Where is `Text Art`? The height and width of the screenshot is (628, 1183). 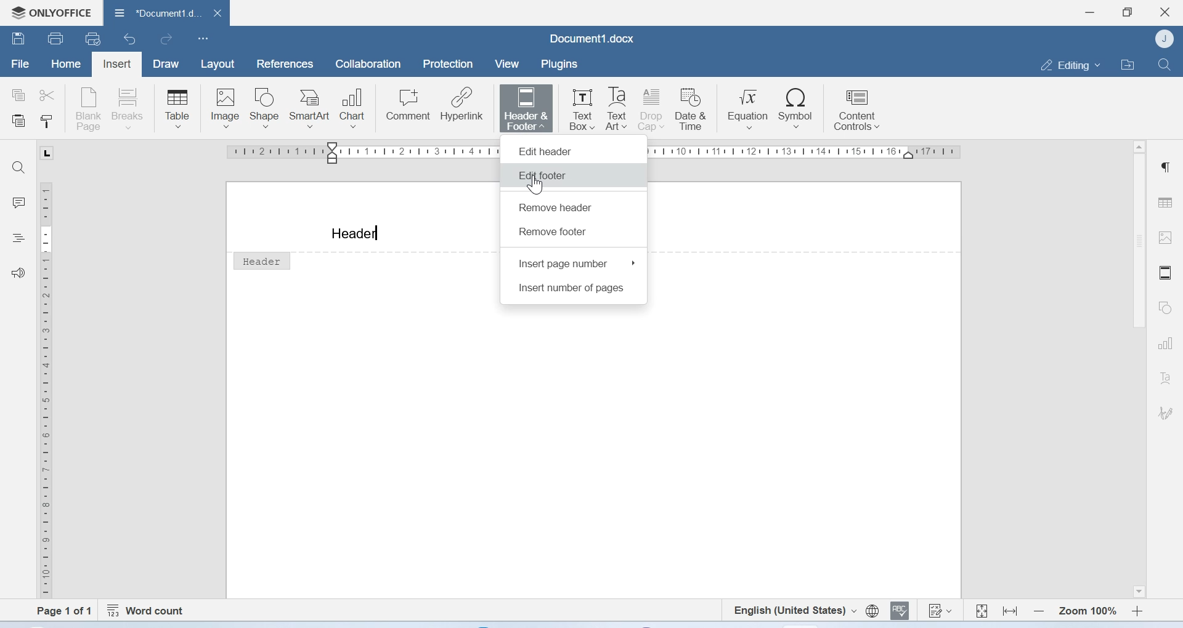
Text Art is located at coordinates (617, 110).